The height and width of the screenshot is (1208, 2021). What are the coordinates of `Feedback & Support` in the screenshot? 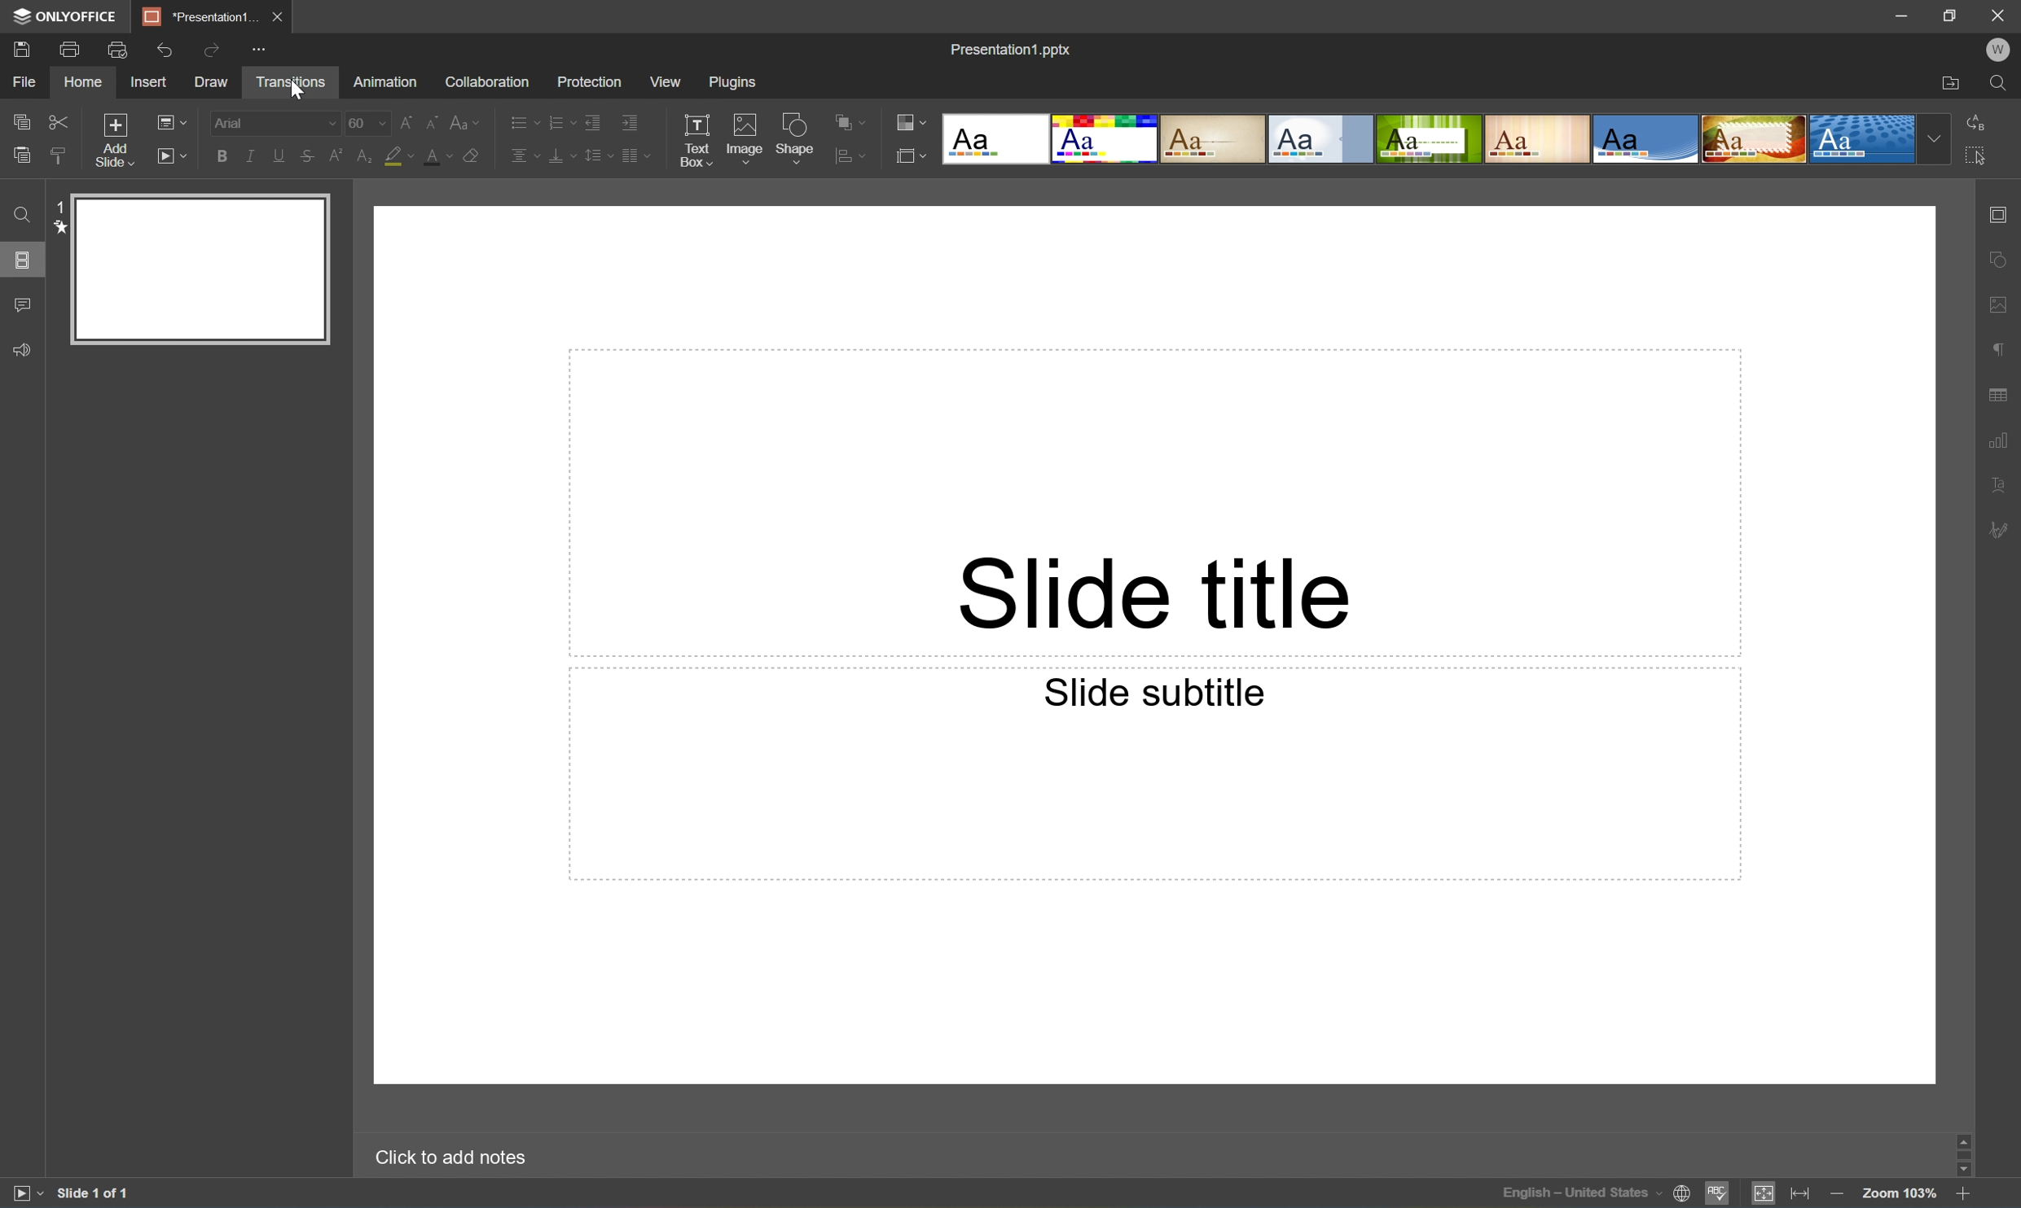 It's located at (24, 352).